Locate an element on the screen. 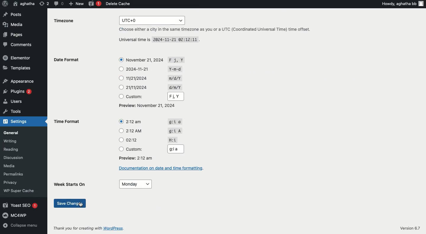 This screenshot has width=426, height=234. Appearance is located at coordinates (19, 82).